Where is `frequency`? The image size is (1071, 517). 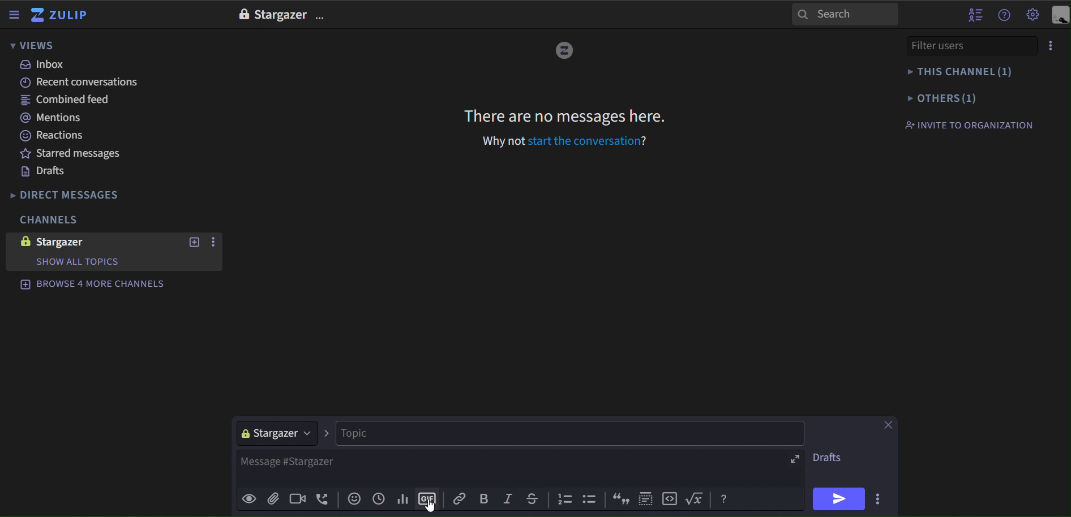 frequency is located at coordinates (402, 497).